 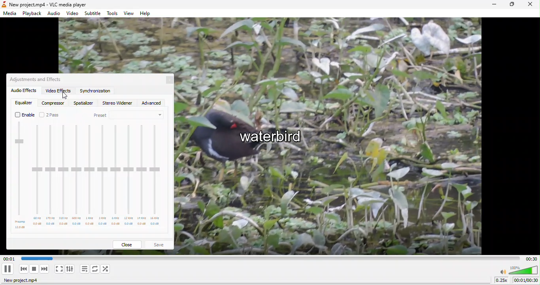 I want to click on next media, so click(x=45, y=269).